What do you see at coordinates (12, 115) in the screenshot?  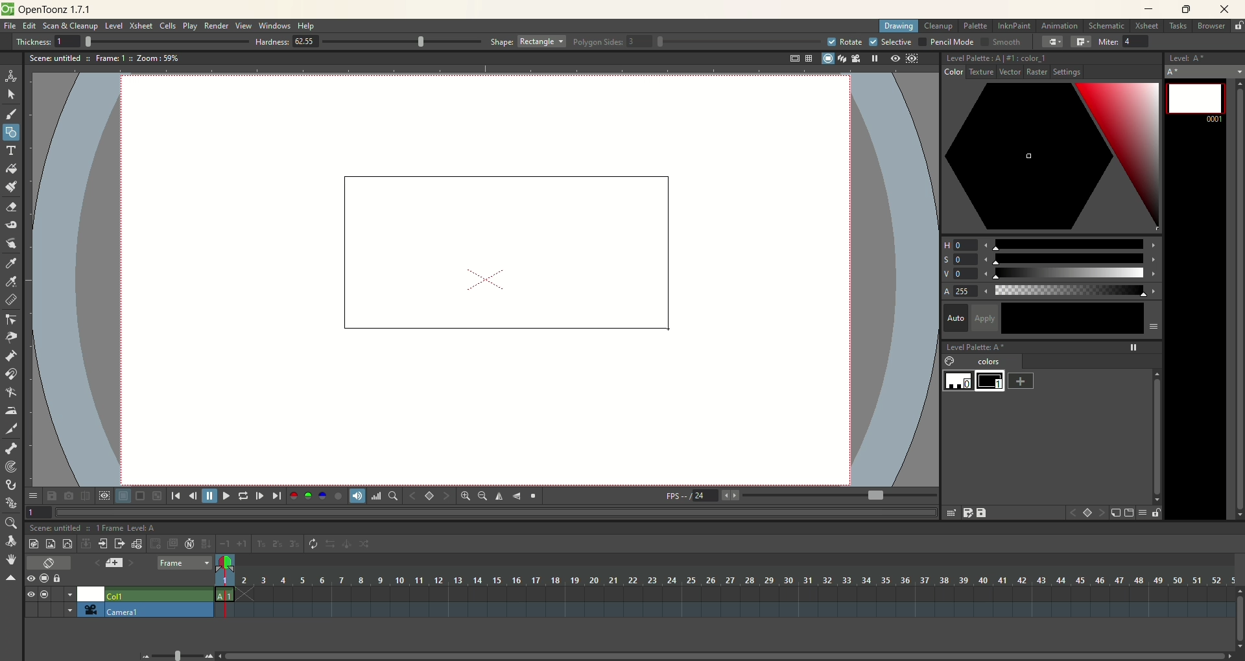 I see `brush tool` at bounding box center [12, 115].